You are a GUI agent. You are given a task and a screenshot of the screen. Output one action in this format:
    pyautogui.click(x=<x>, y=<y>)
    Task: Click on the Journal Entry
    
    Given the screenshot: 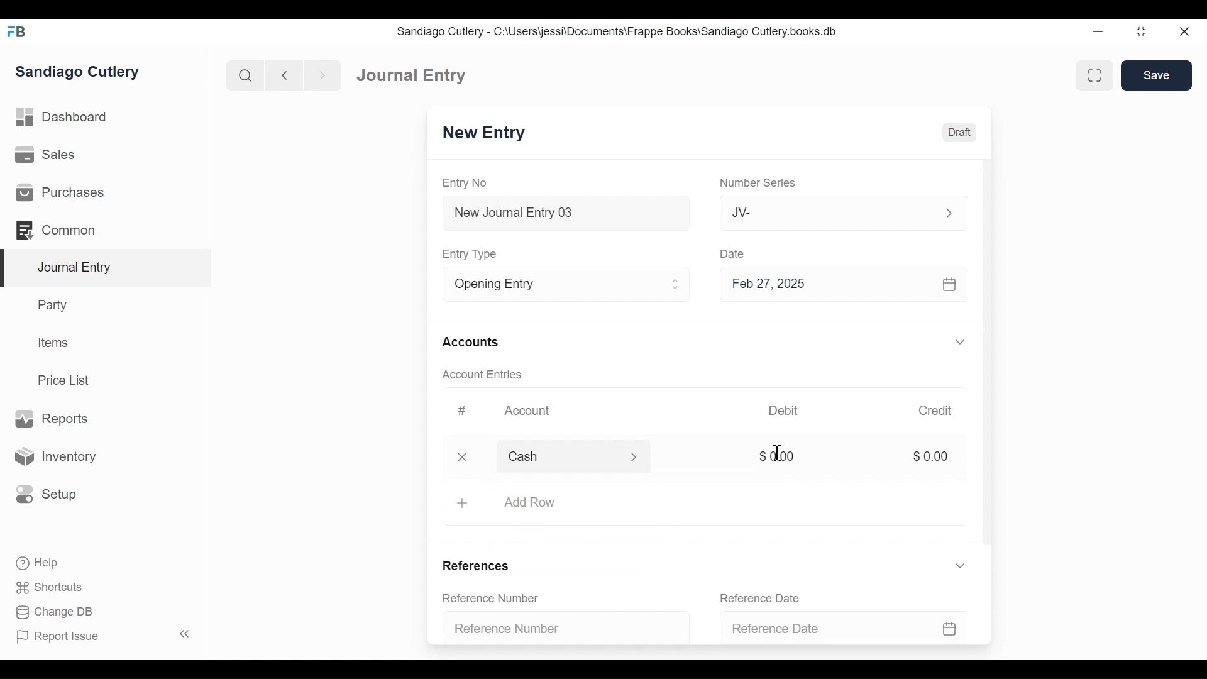 What is the action you would take?
    pyautogui.click(x=103, y=268)
    